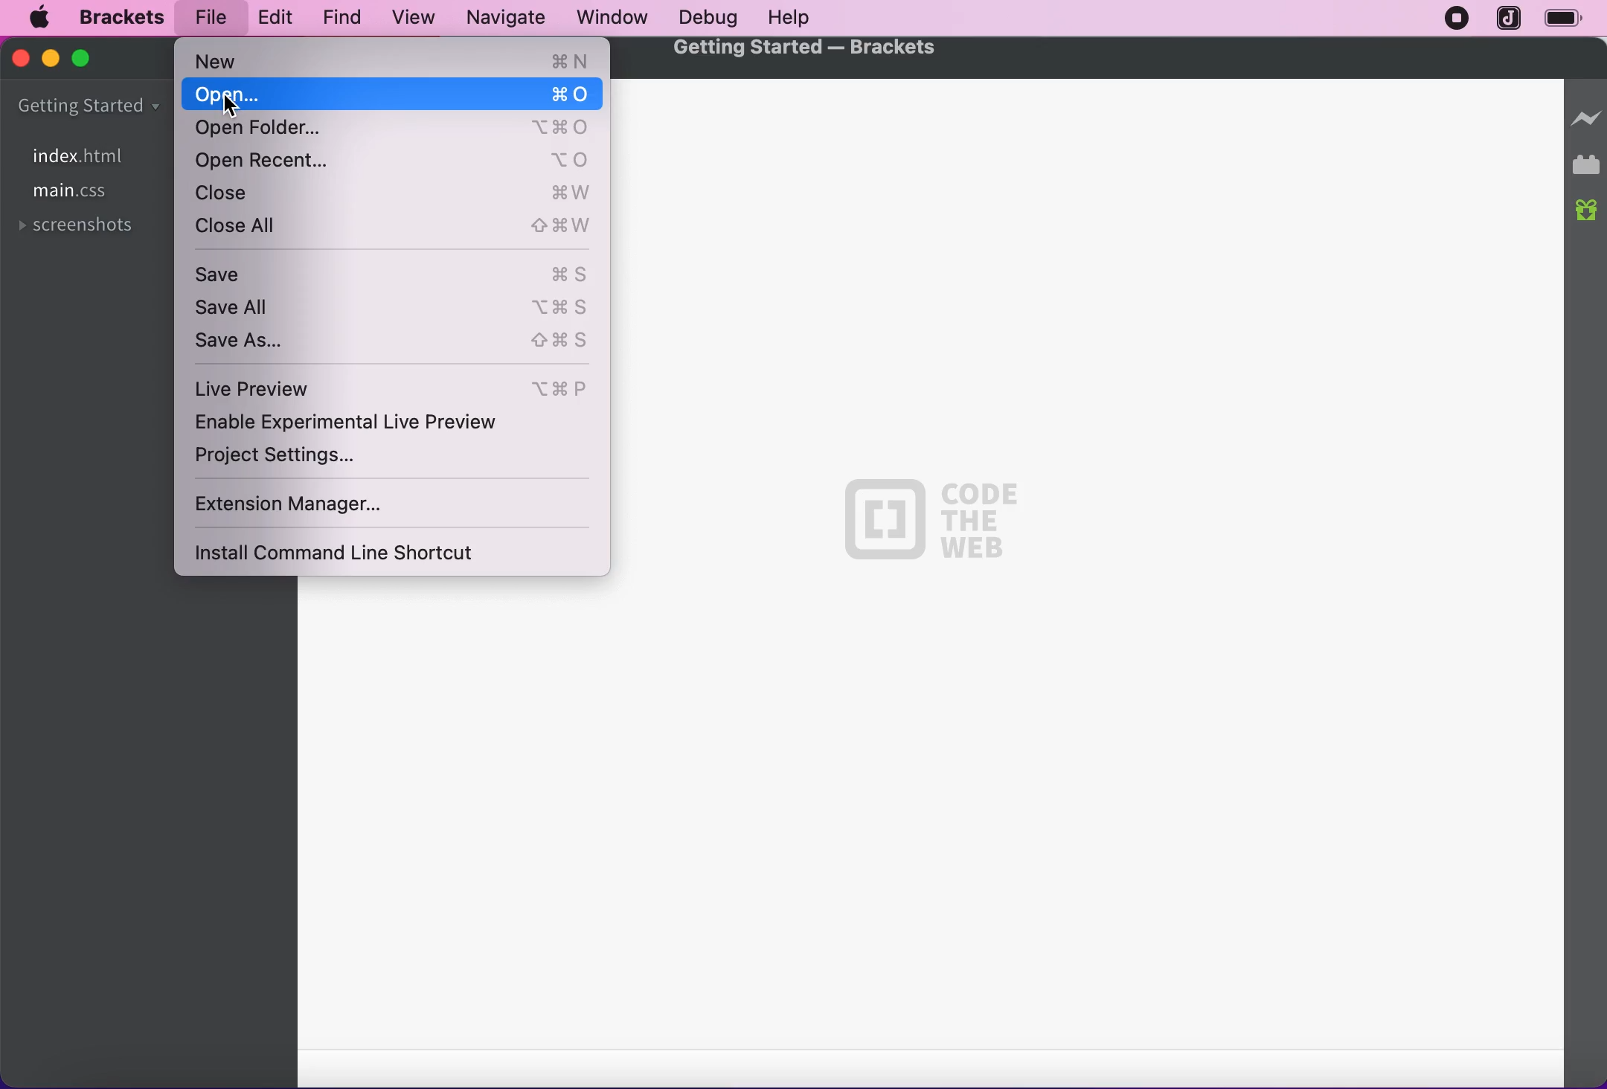 This screenshot has height=1089, width=1607. I want to click on project settings, so click(309, 458).